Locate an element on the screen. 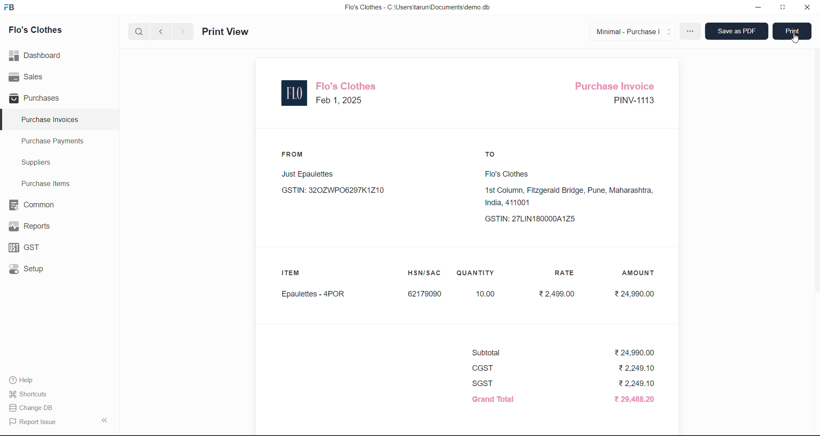 The image size is (820, 436). Purchase Invoices is located at coordinates (50, 120).